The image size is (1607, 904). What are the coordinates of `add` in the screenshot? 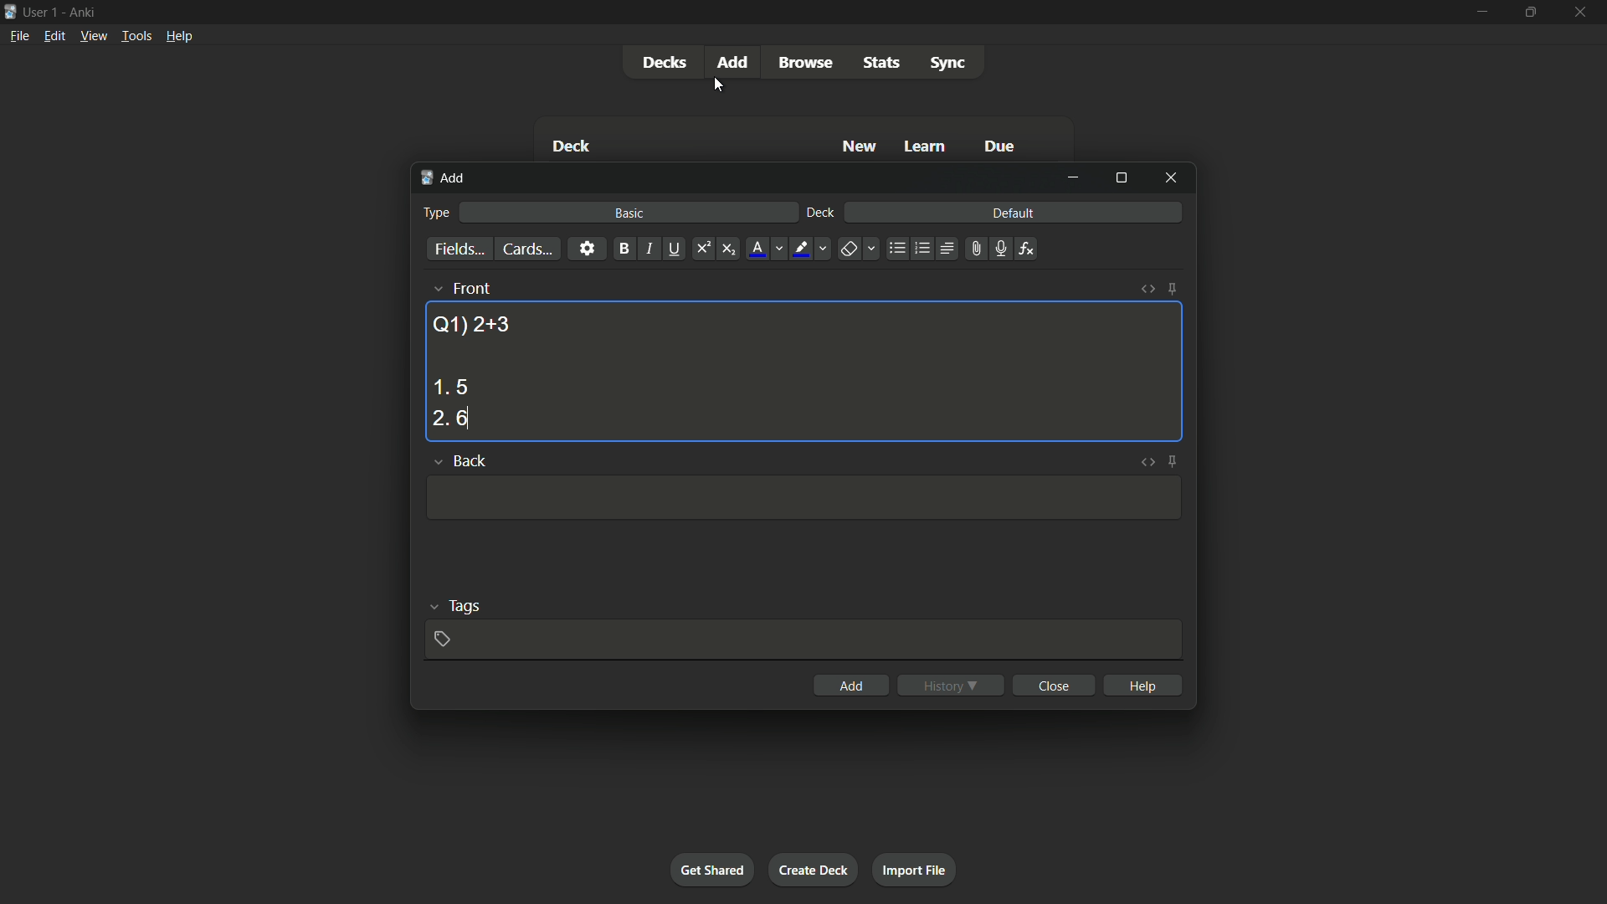 It's located at (736, 61).